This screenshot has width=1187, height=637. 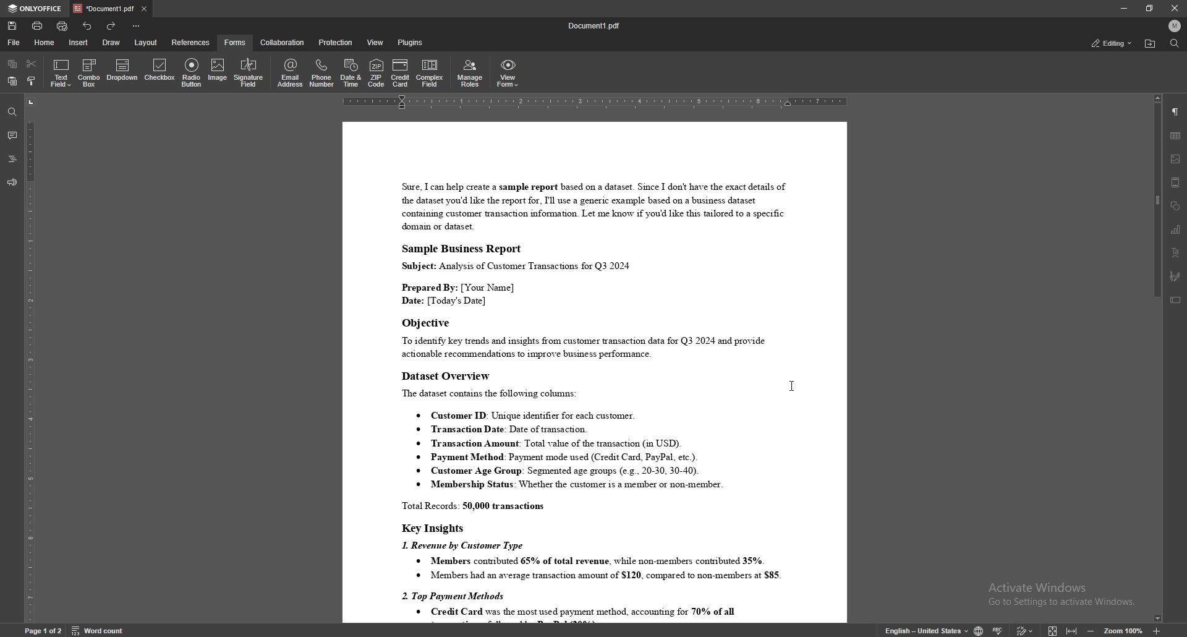 What do you see at coordinates (595, 102) in the screenshot?
I see `horizontal scale` at bounding box center [595, 102].